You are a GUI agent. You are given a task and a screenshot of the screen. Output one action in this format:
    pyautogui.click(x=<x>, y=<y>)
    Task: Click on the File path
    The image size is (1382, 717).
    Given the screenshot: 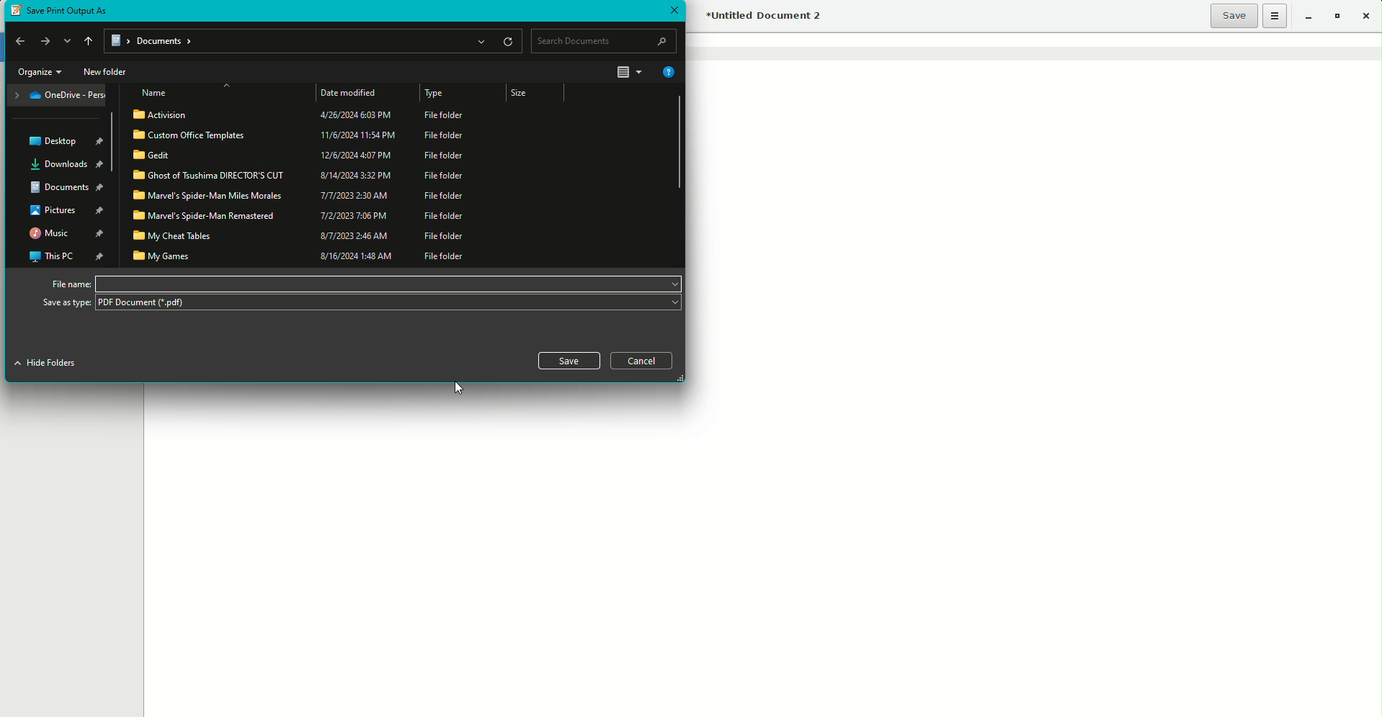 What is the action you would take?
    pyautogui.click(x=314, y=42)
    